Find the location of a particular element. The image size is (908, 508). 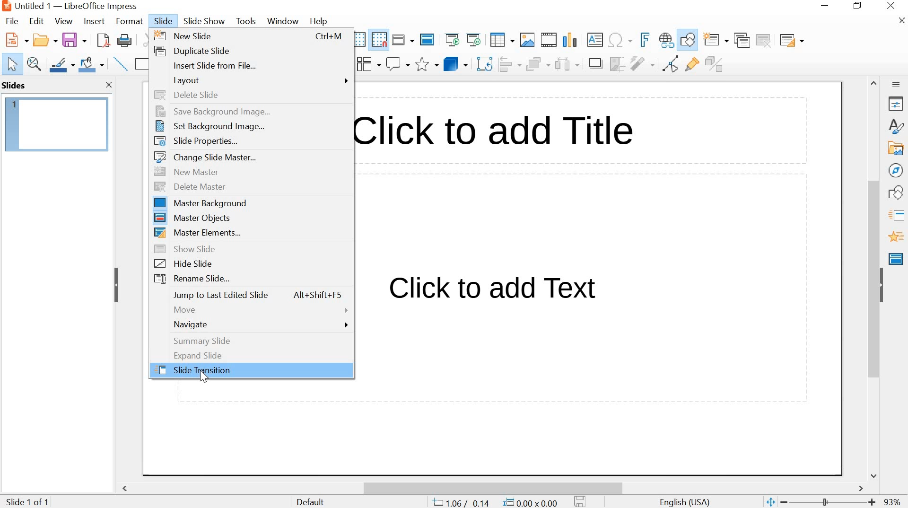

insert slide from file is located at coordinates (252, 66).